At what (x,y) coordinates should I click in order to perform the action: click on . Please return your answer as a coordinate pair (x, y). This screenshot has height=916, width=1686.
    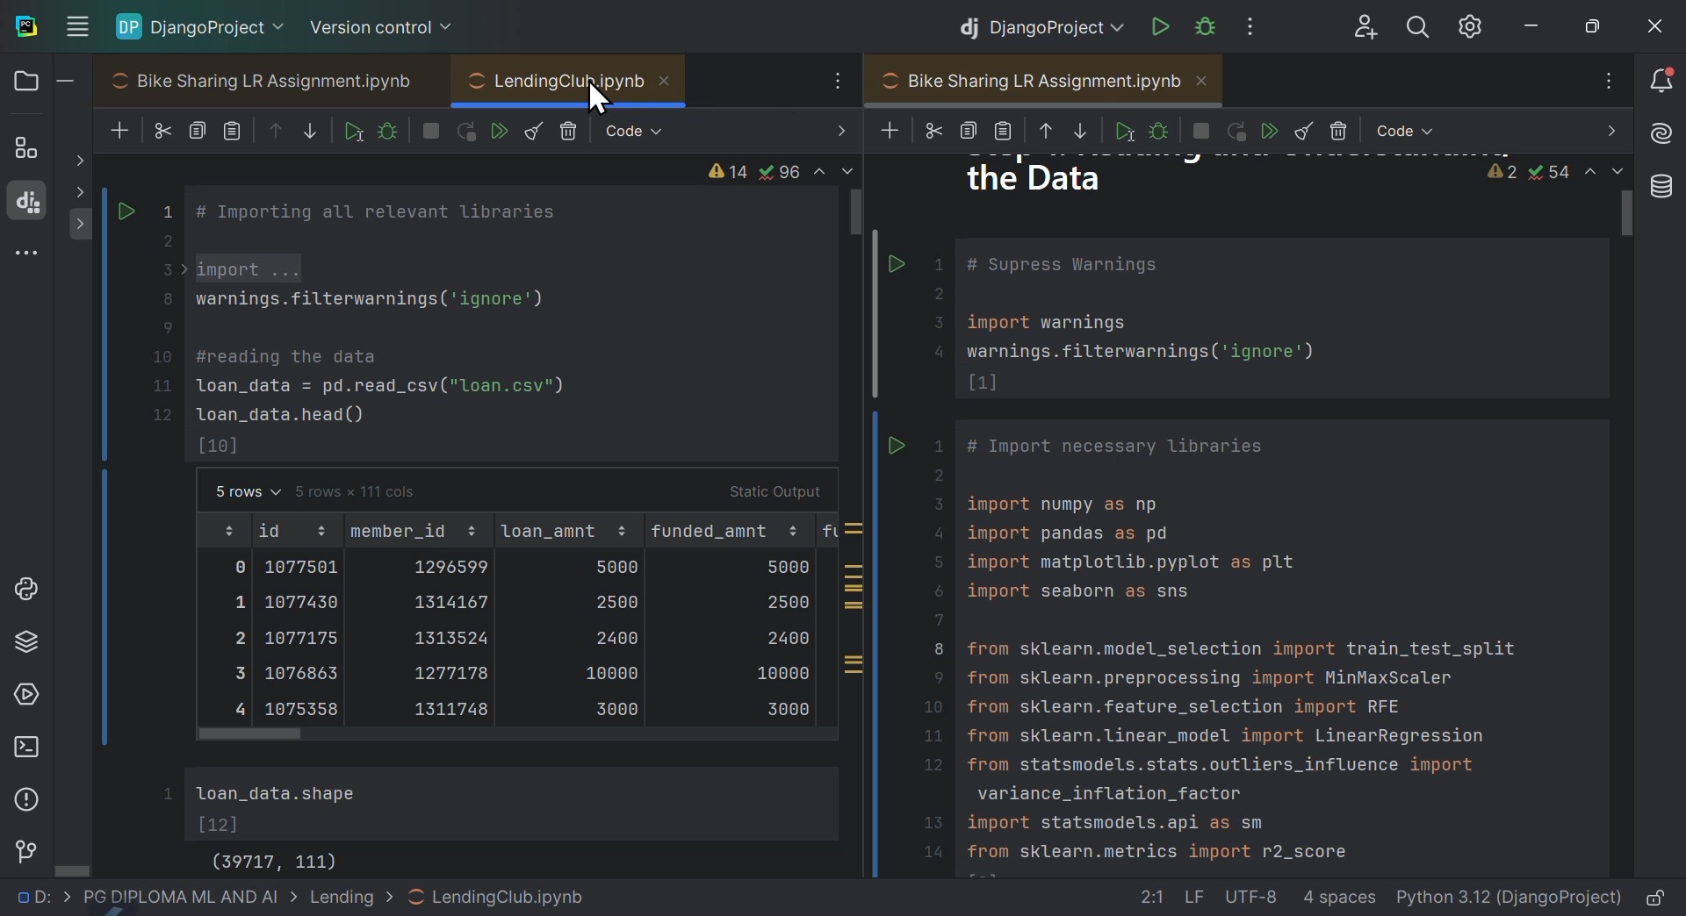
    Looking at the image, I should click on (934, 130).